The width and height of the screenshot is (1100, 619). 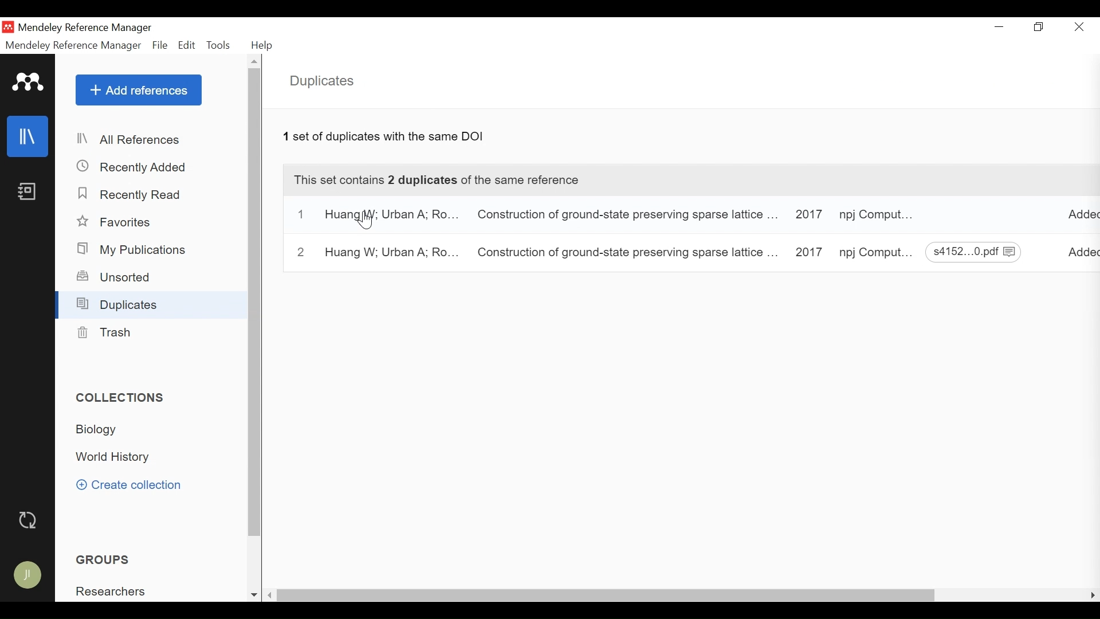 I want to click on Scroll Right, so click(x=1093, y=596).